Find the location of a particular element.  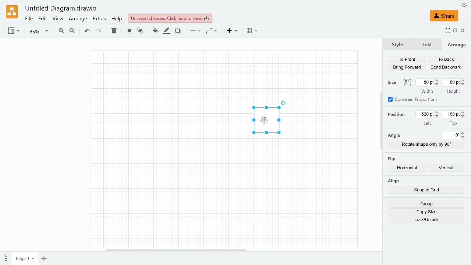

Insert is located at coordinates (233, 31).